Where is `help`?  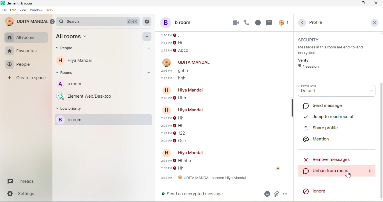
help is located at coordinates (49, 10).